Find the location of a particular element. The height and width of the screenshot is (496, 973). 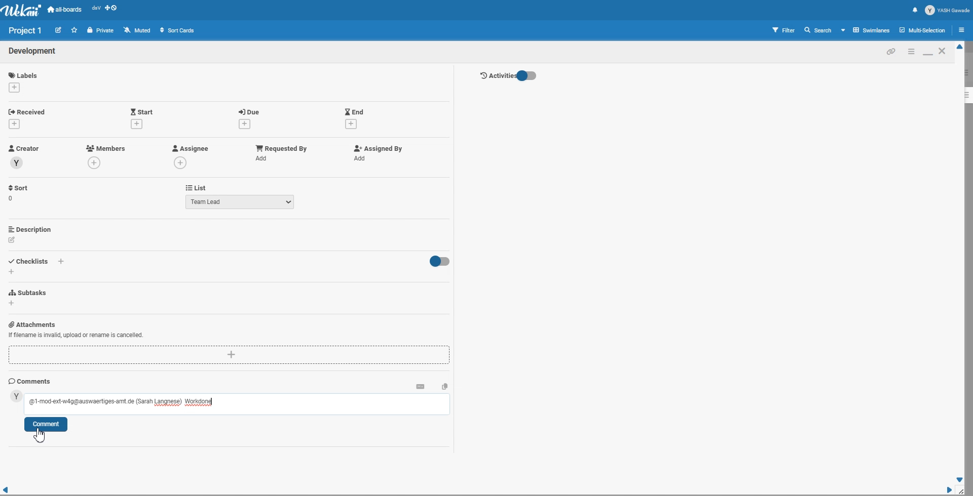

Add Start is located at coordinates (142, 111).